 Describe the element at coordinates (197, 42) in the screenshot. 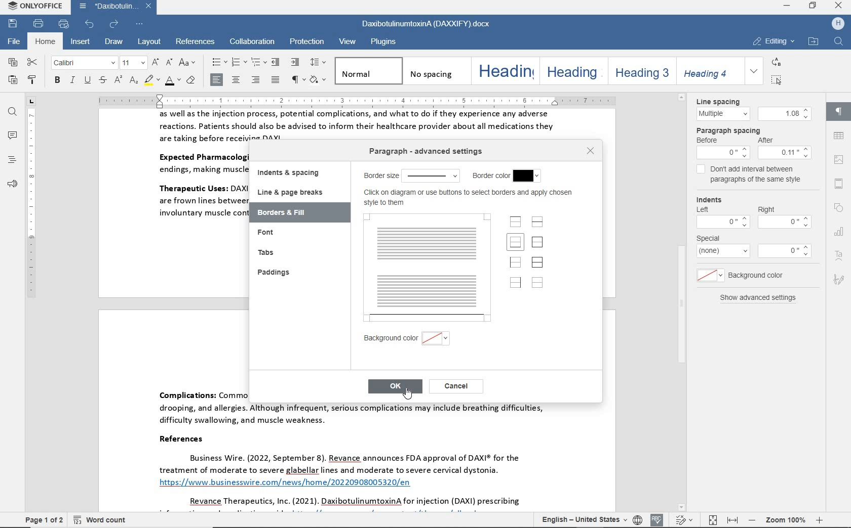

I see `references` at that location.